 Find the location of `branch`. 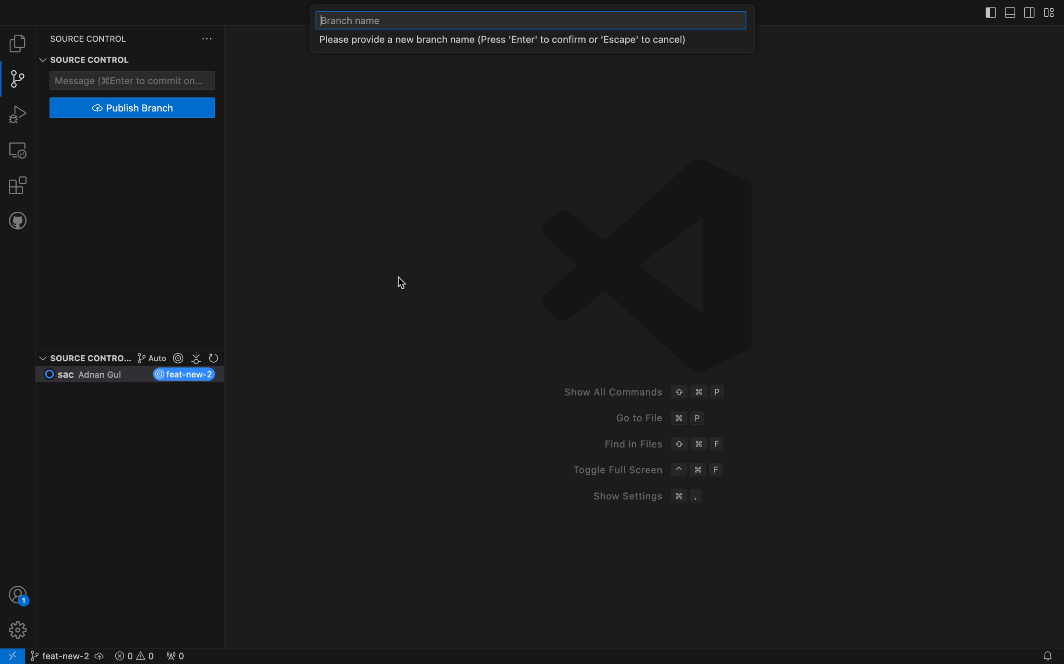

branch is located at coordinates (72, 654).